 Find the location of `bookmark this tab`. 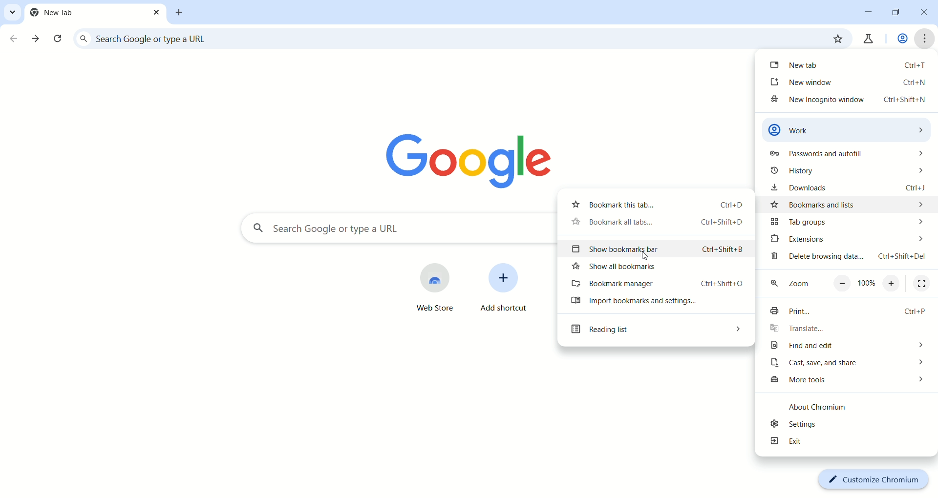

bookmark this tab is located at coordinates (653, 204).